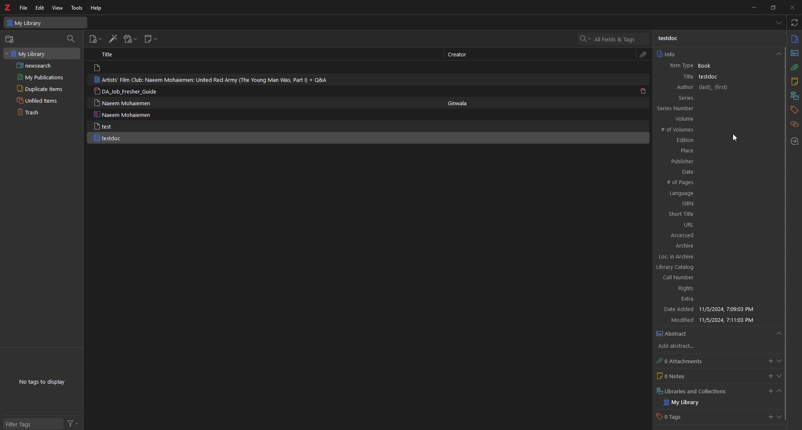 The width and height of the screenshot is (802, 430). I want to click on Date Added, so click(679, 309).